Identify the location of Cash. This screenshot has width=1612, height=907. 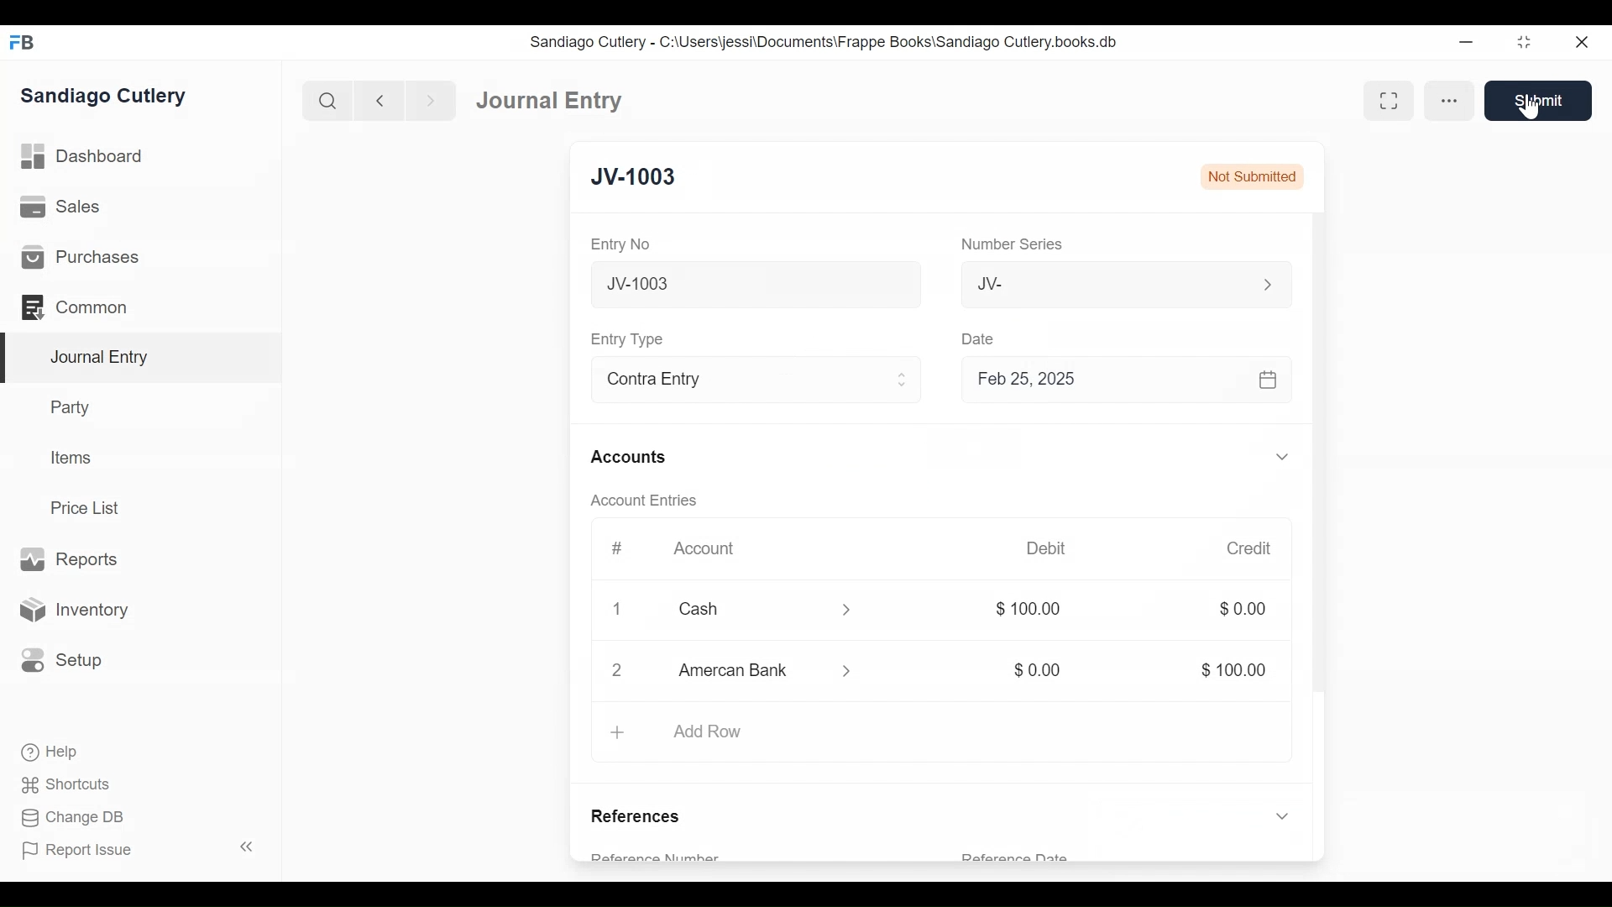
(739, 611).